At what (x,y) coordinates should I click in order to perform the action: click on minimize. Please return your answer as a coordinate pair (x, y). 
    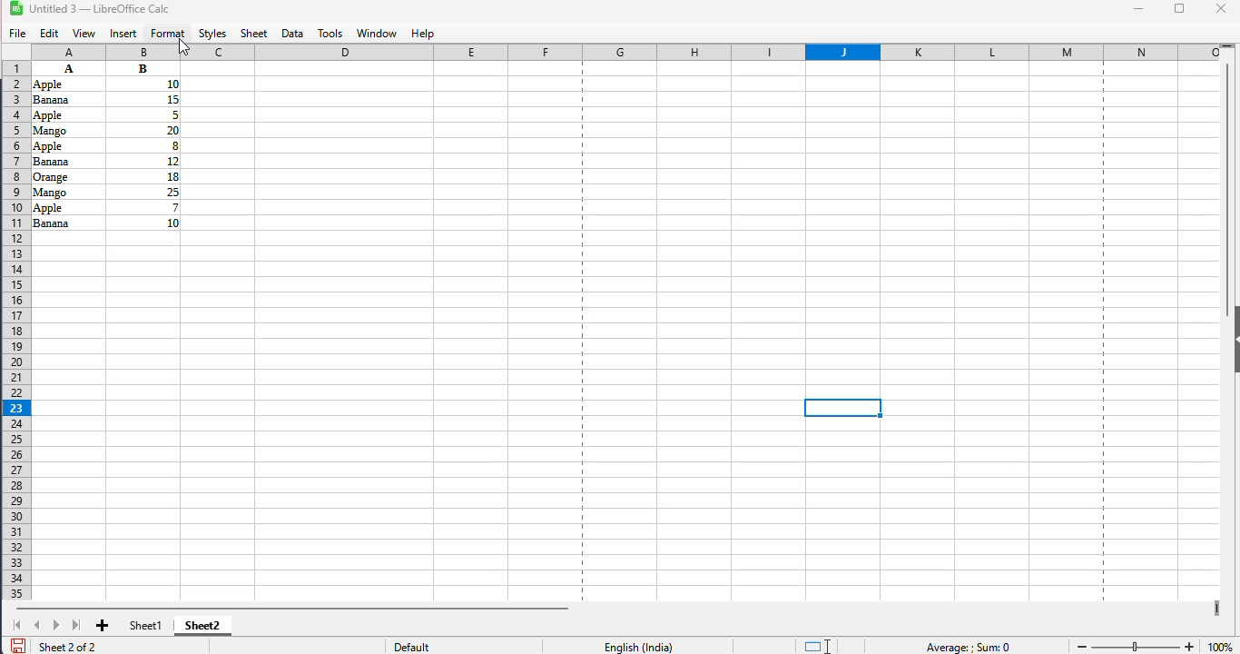
    Looking at the image, I should click on (1138, 9).